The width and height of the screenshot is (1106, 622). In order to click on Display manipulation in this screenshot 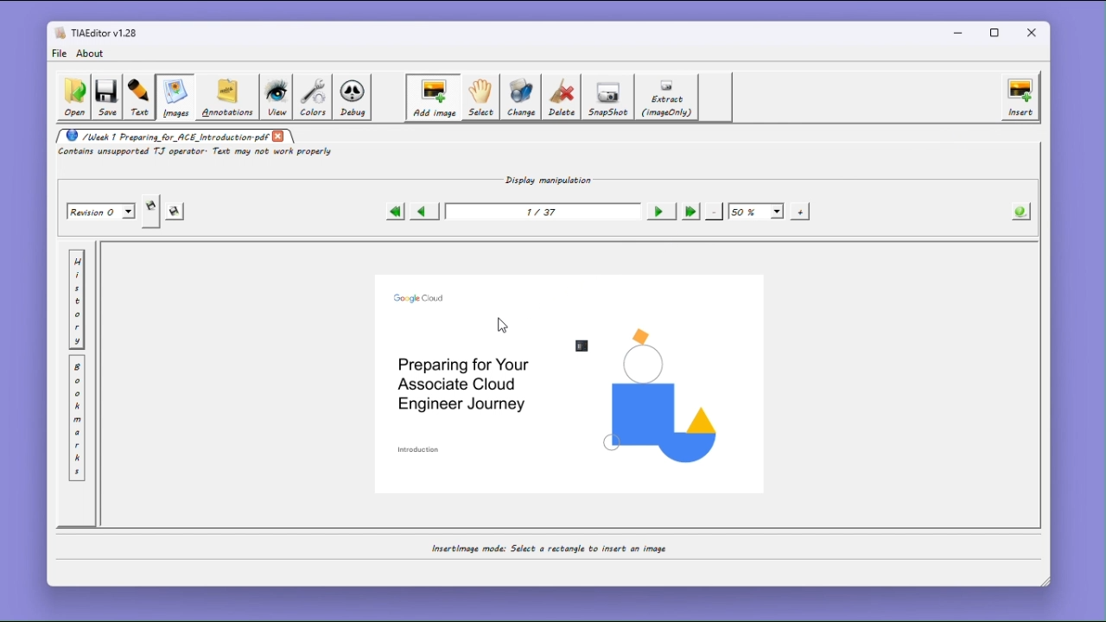, I will do `click(543, 179)`.